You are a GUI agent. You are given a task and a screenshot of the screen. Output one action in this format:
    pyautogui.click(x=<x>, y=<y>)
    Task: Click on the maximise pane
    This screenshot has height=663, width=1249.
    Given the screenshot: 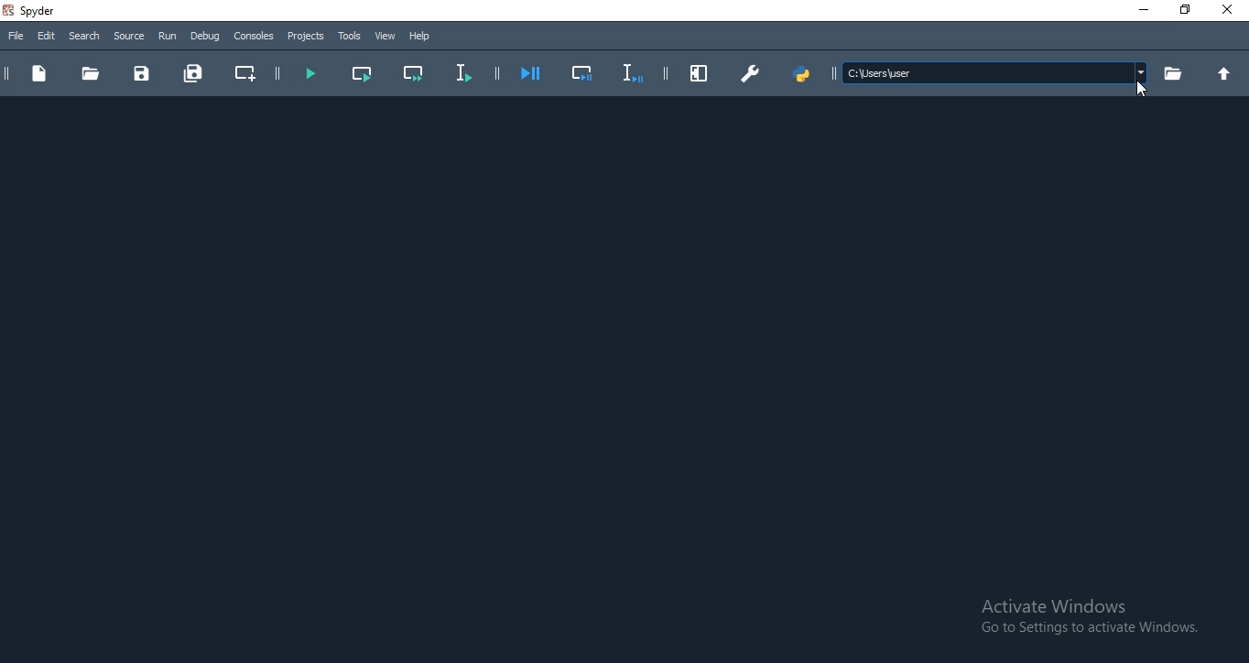 What is the action you would take?
    pyautogui.click(x=701, y=73)
    